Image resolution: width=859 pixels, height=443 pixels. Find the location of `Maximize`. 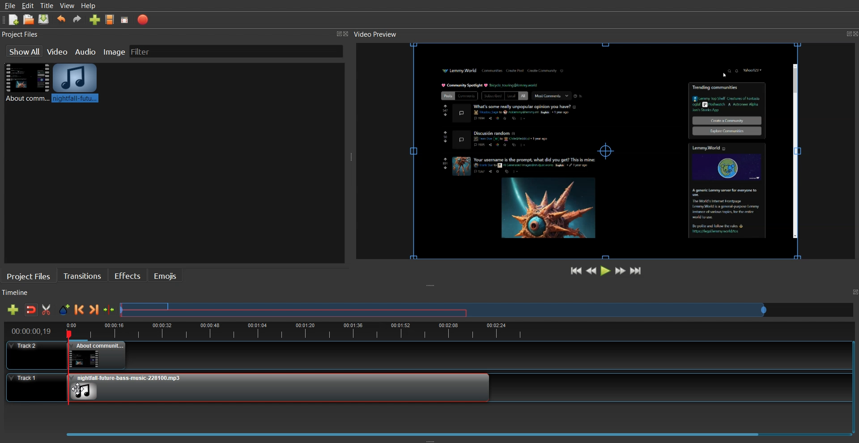

Maximize is located at coordinates (338, 33).